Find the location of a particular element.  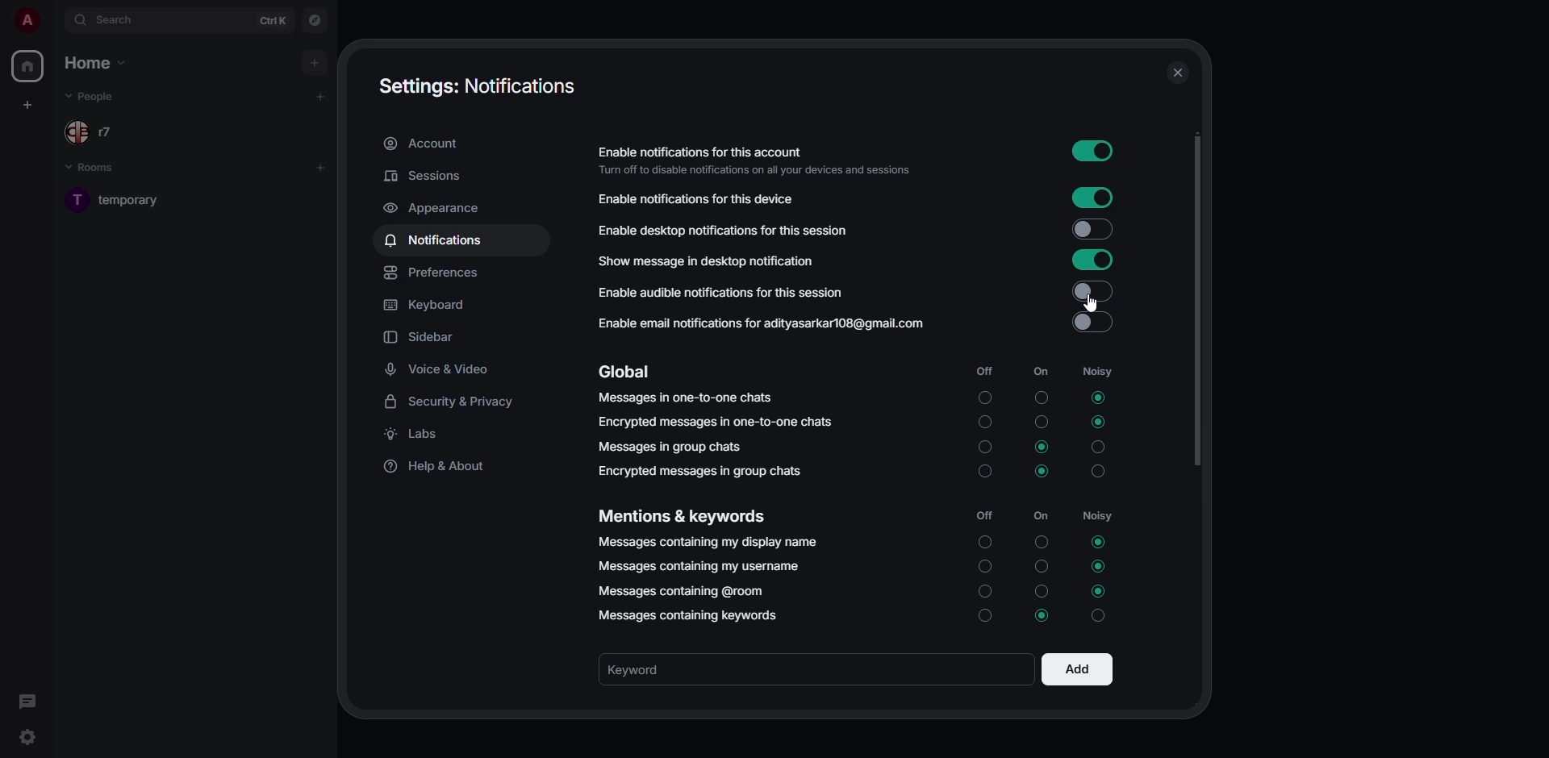

account is located at coordinates (424, 143).